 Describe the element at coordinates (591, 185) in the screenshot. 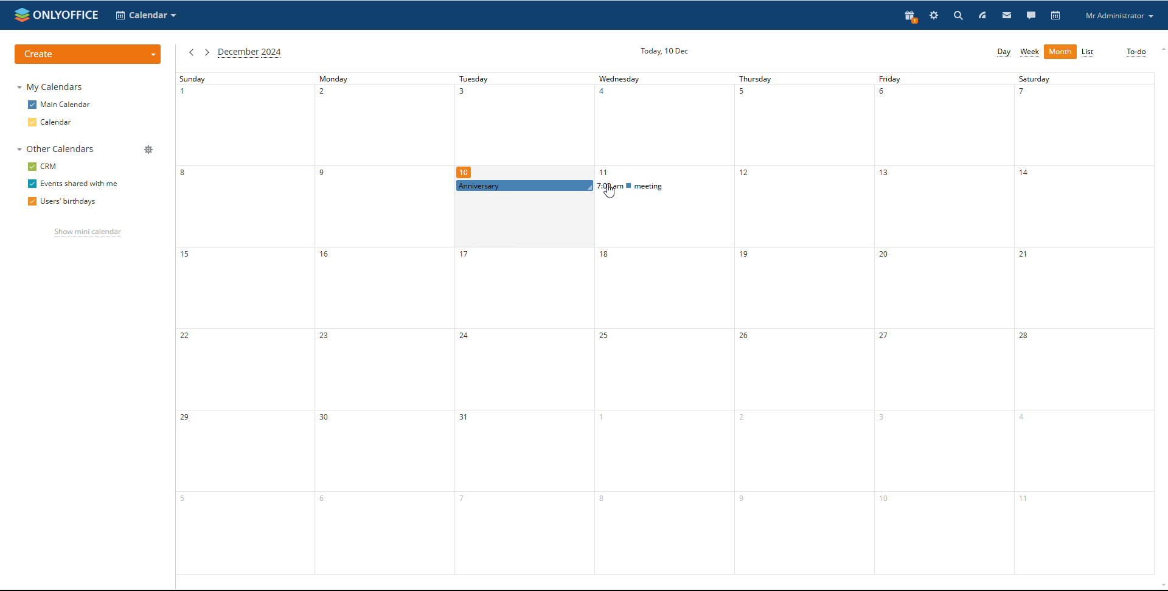

I see `scheduled events` at that location.